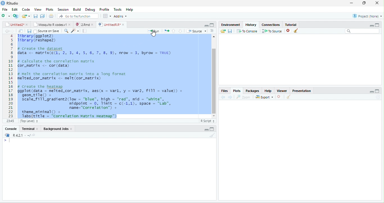  Describe the element at coordinates (212, 129) in the screenshot. I see `maximize` at that location.